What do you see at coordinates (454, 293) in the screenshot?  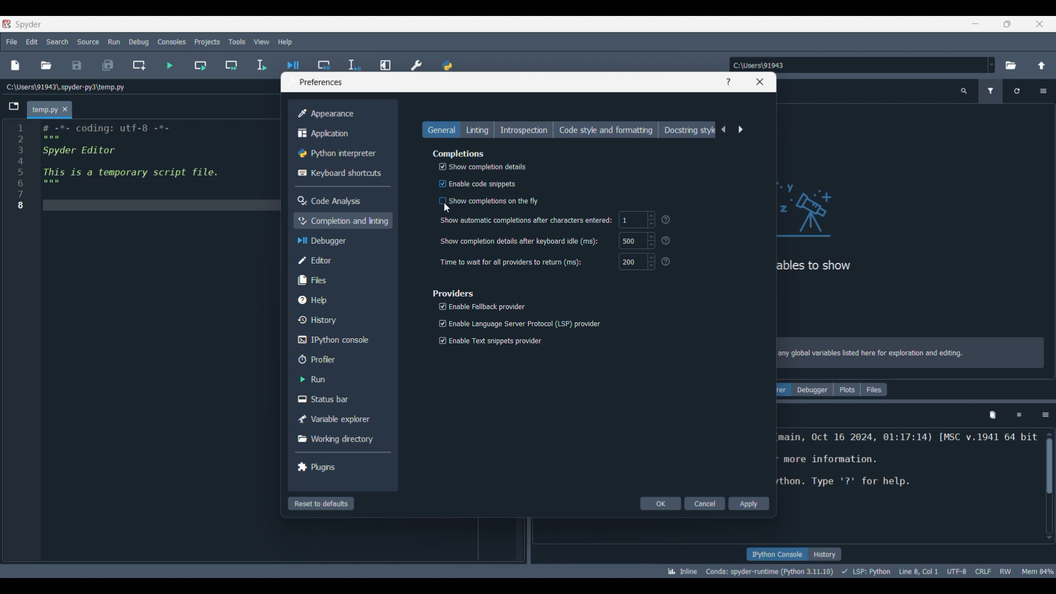 I see `Section title` at bounding box center [454, 293].